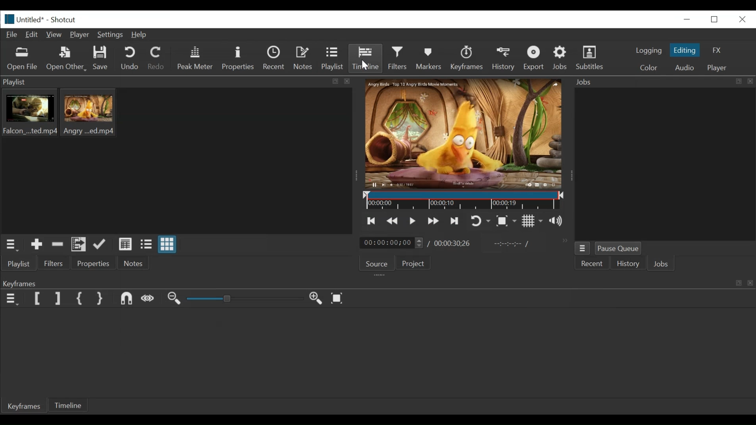  What do you see at coordinates (561, 57) in the screenshot?
I see `Jobs` at bounding box center [561, 57].